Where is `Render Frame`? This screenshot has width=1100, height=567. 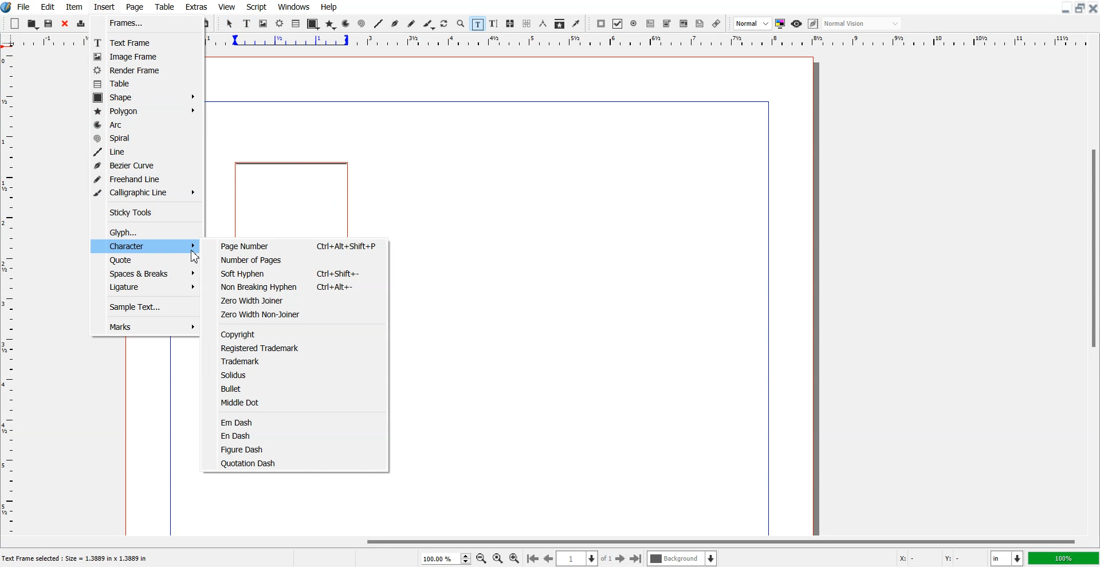
Render Frame is located at coordinates (140, 70).